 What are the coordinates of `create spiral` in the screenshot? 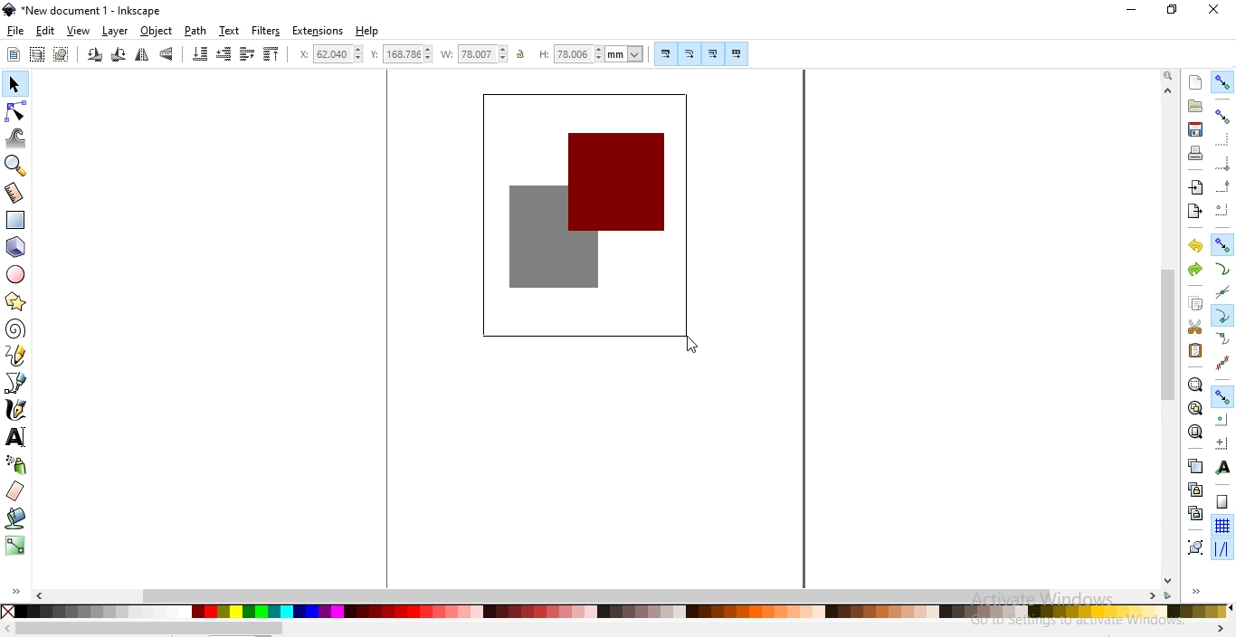 It's located at (14, 328).